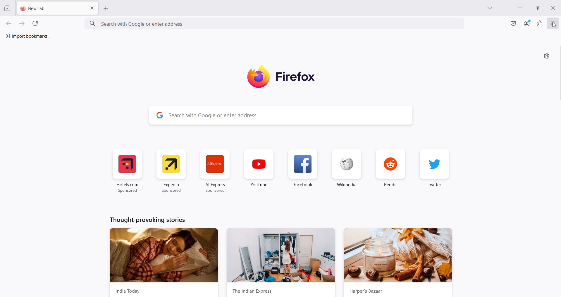 The height and width of the screenshot is (297, 561). What do you see at coordinates (282, 263) in the screenshot?
I see `the Indian express` at bounding box center [282, 263].